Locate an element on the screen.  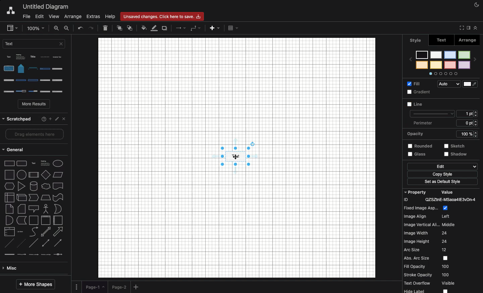
Size is located at coordinates (469, 103).